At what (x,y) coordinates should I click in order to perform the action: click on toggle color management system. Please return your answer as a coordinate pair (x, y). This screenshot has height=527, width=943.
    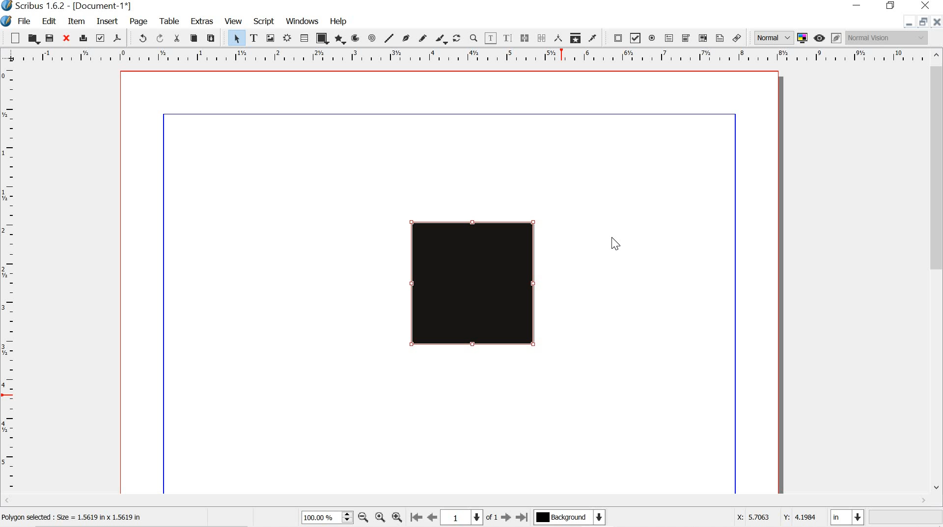
    Looking at the image, I should click on (802, 38).